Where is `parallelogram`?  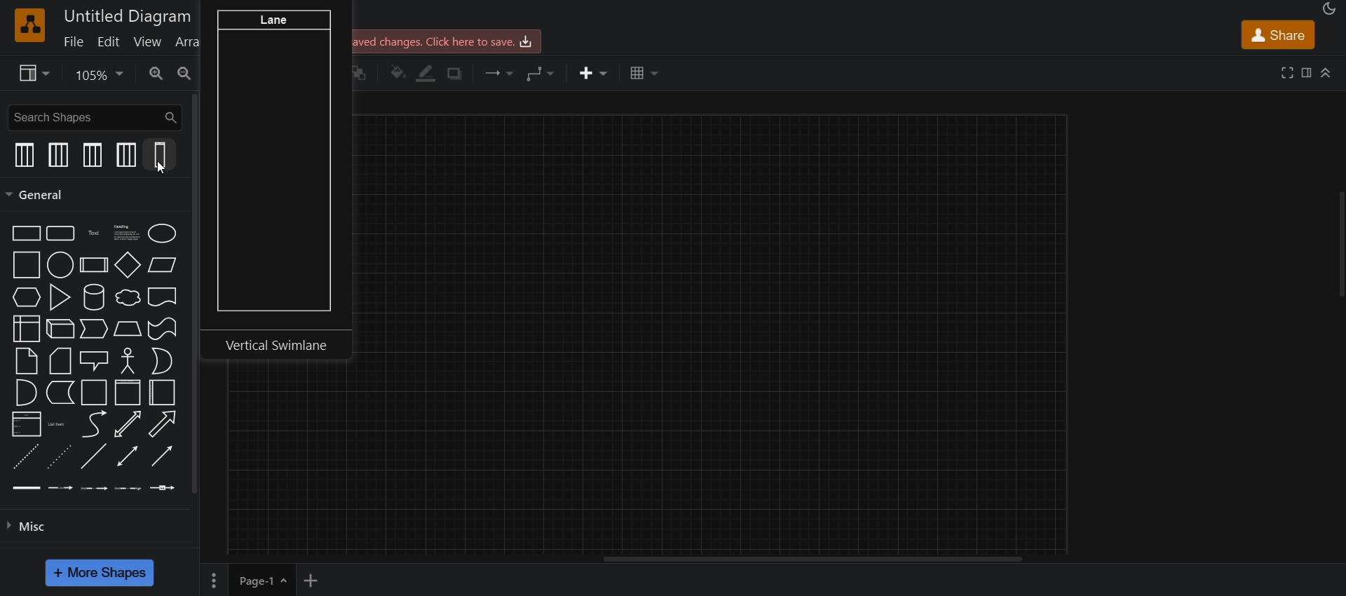
parallelogram is located at coordinates (161, 264).